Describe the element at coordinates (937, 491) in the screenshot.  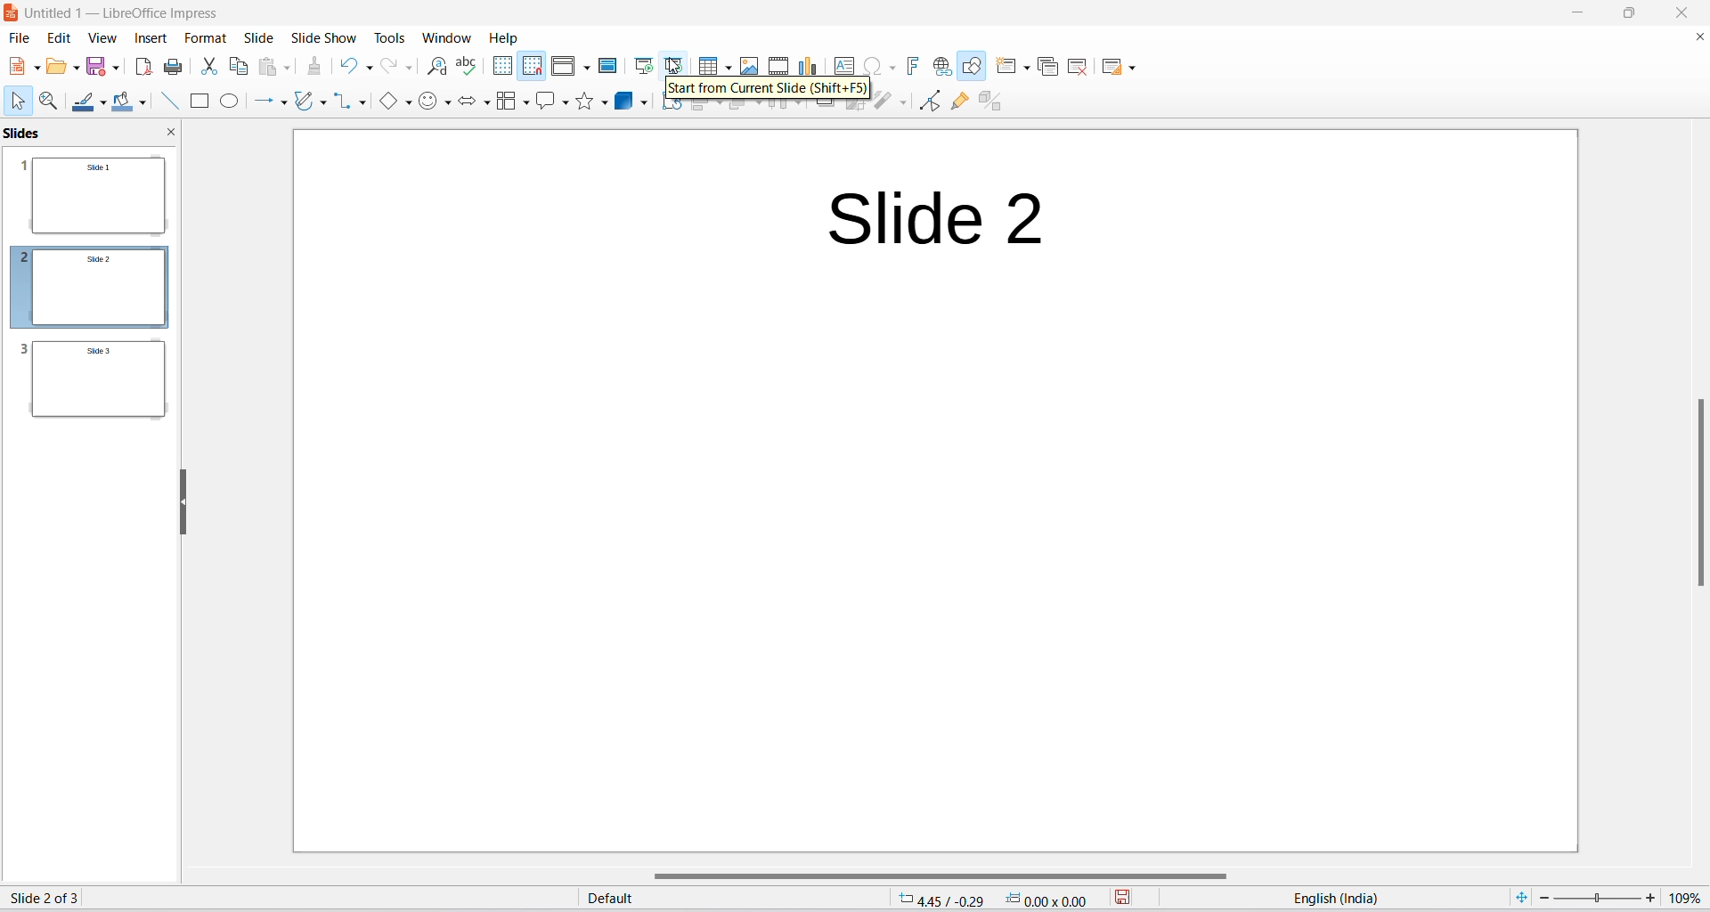
I see `canvas` at that location.